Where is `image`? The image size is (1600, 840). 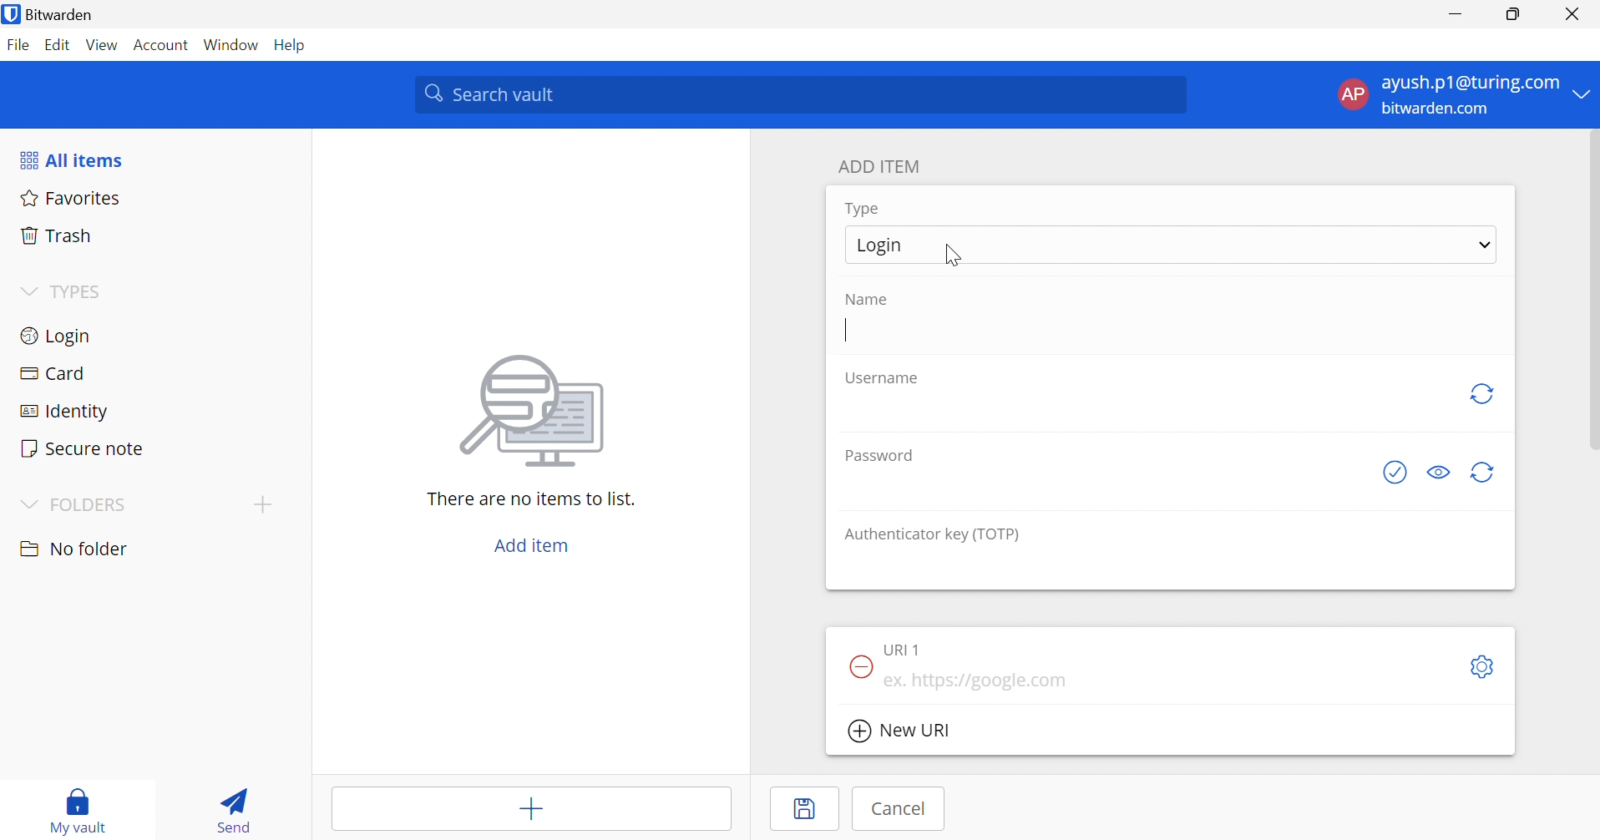 image is located at coordinates (538, 411).